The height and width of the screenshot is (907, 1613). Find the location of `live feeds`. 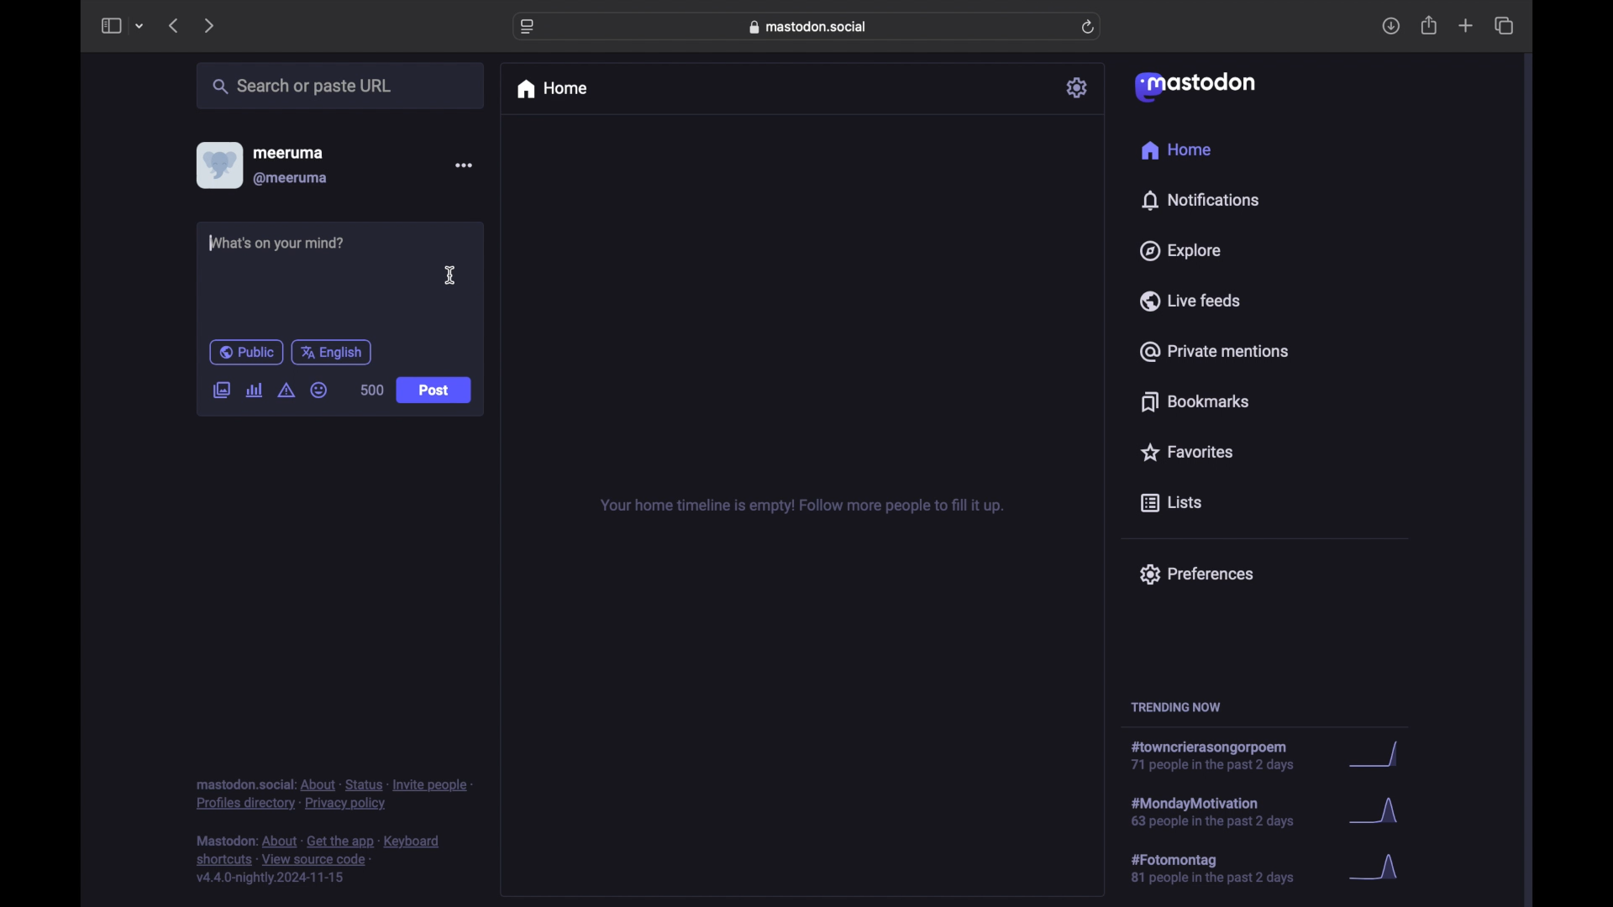

live feeds is located at coordinates (1189, 300).